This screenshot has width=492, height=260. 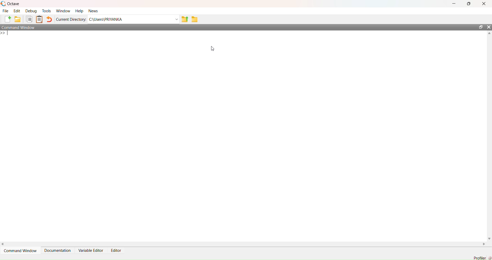 I want to click on New script, so click(x=7, y=19).